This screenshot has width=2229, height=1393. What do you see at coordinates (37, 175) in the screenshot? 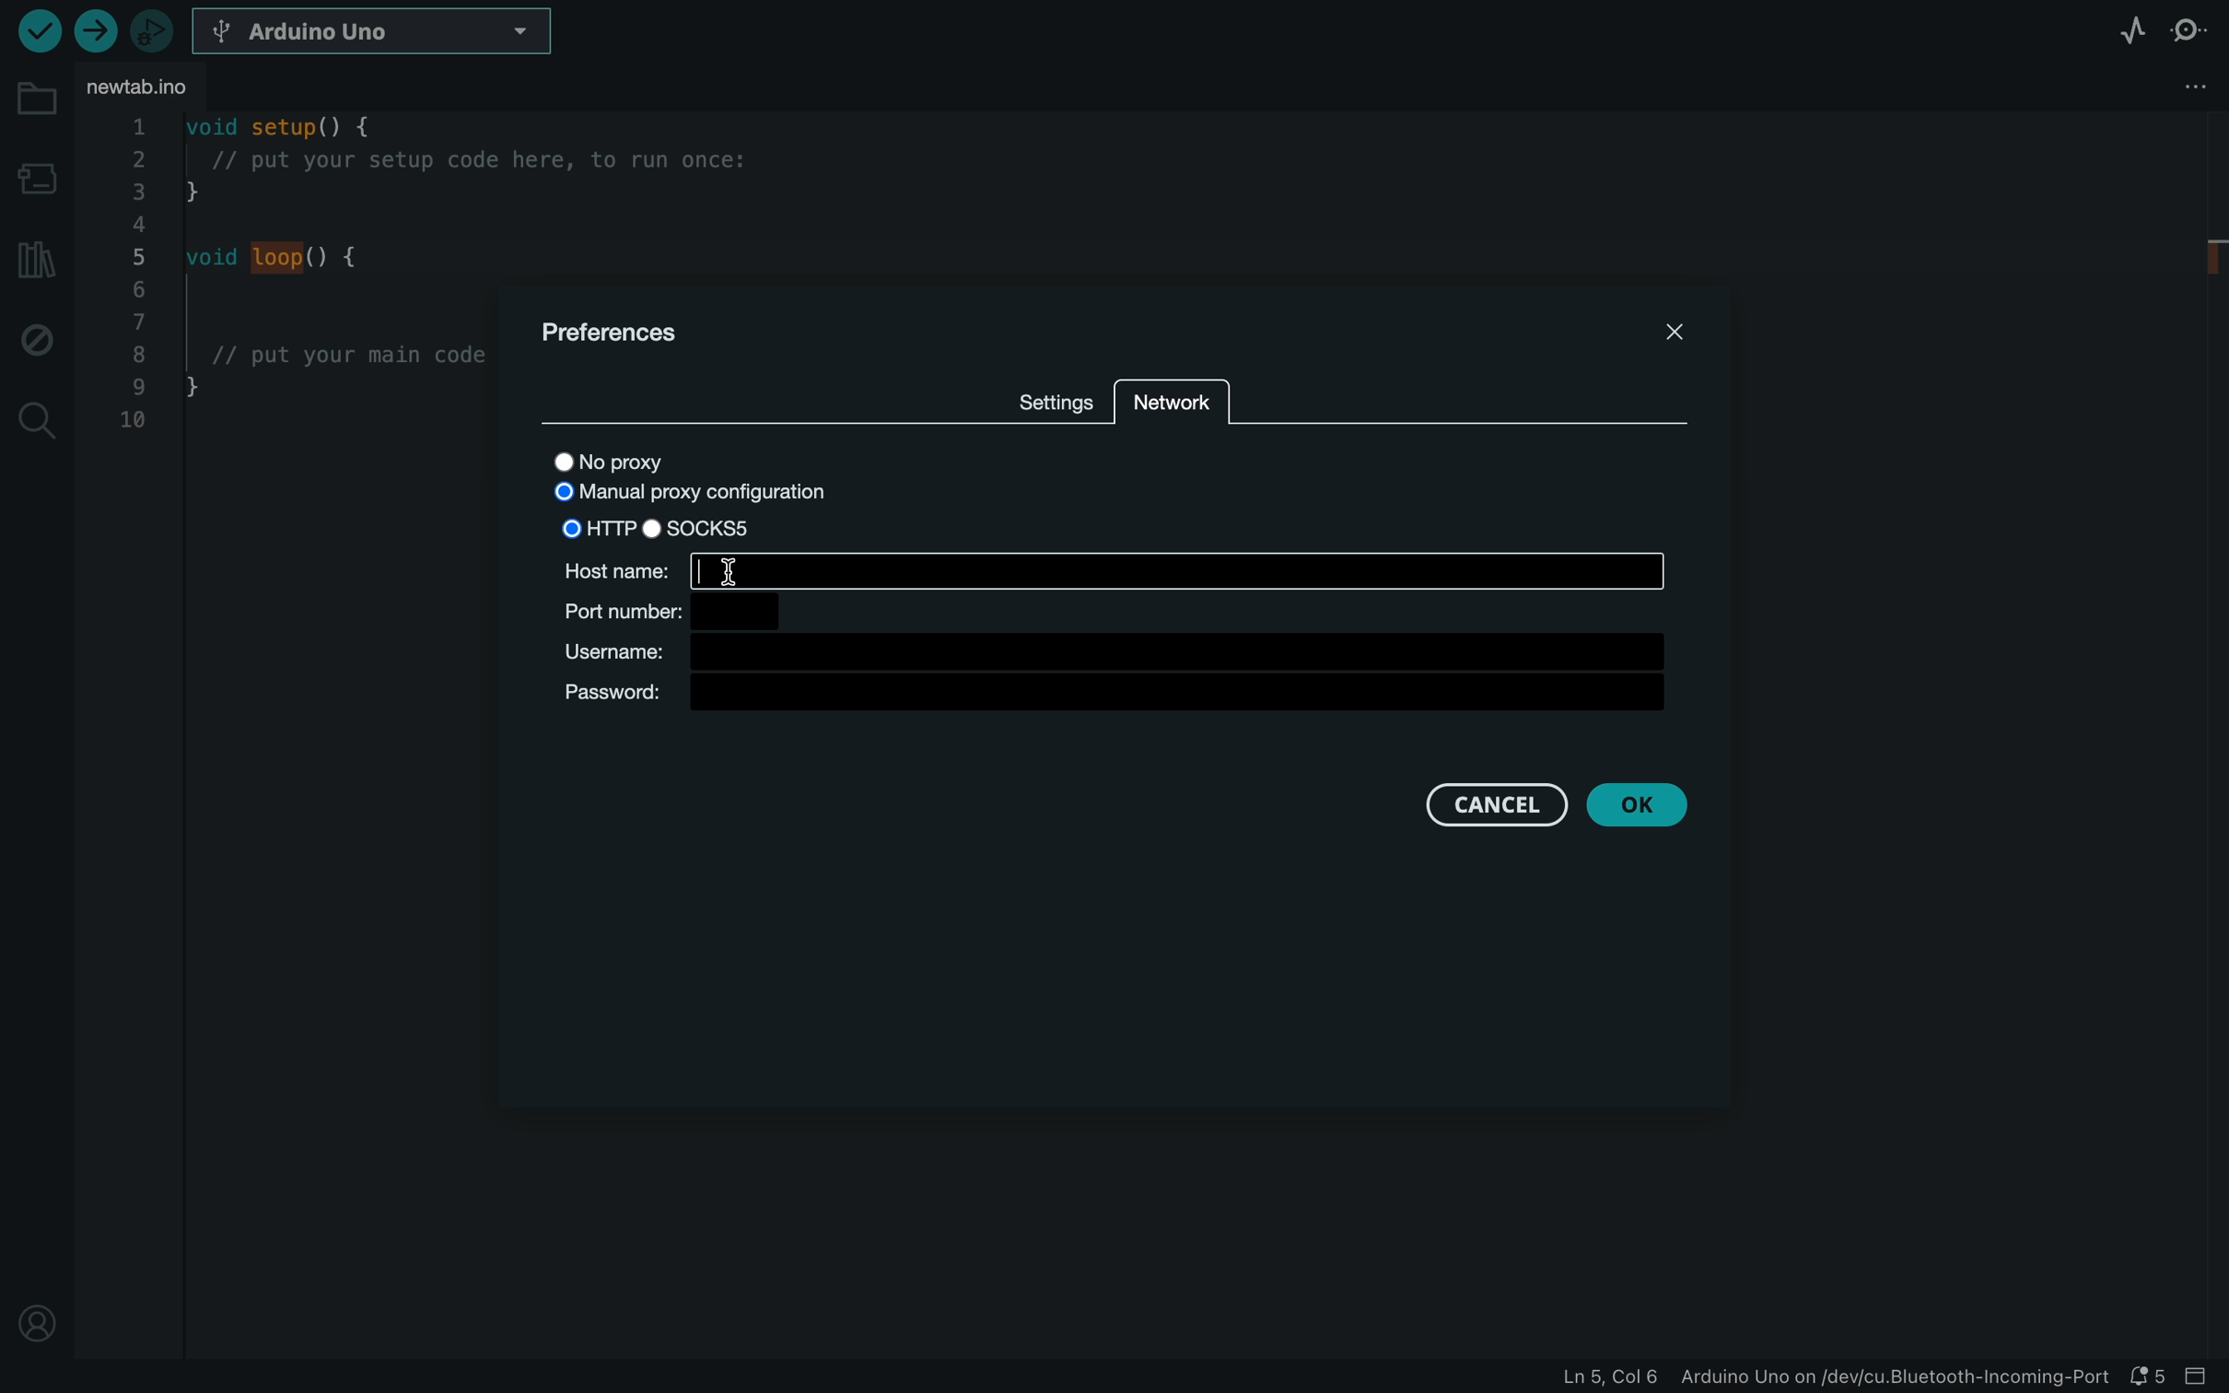
I see `board manager` at bounding box center [37, 175].